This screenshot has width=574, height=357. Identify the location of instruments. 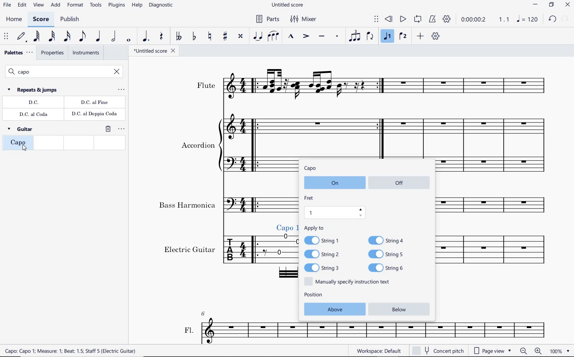
(85, 54).